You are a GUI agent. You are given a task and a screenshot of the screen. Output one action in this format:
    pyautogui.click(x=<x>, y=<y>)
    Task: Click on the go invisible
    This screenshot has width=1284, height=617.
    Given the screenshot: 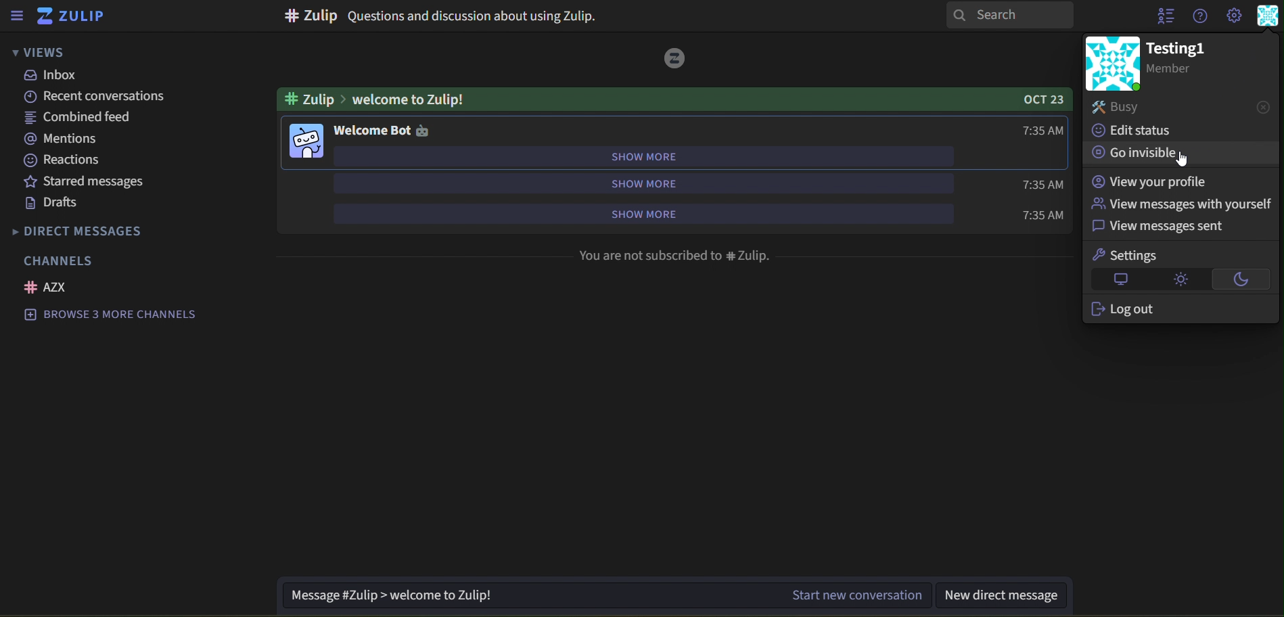 What is the action you would take?
    pyautogui.click(x=1147, y=152)
    